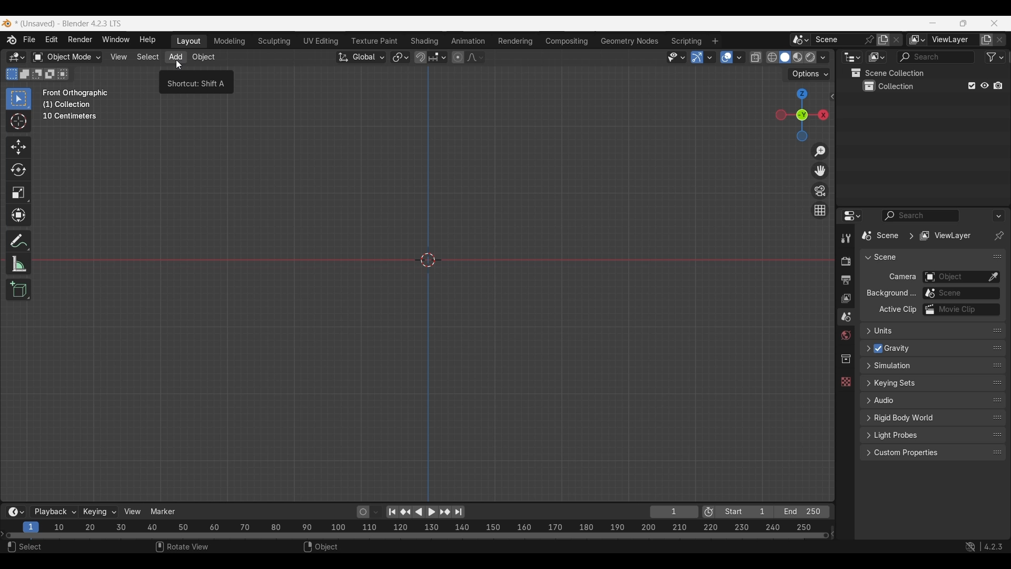 This screenshot has width=1011, height=569. What do you see at coordinates (820, 171) in the screenshot?
I see `Move the view` at bounding box center [820, 171].